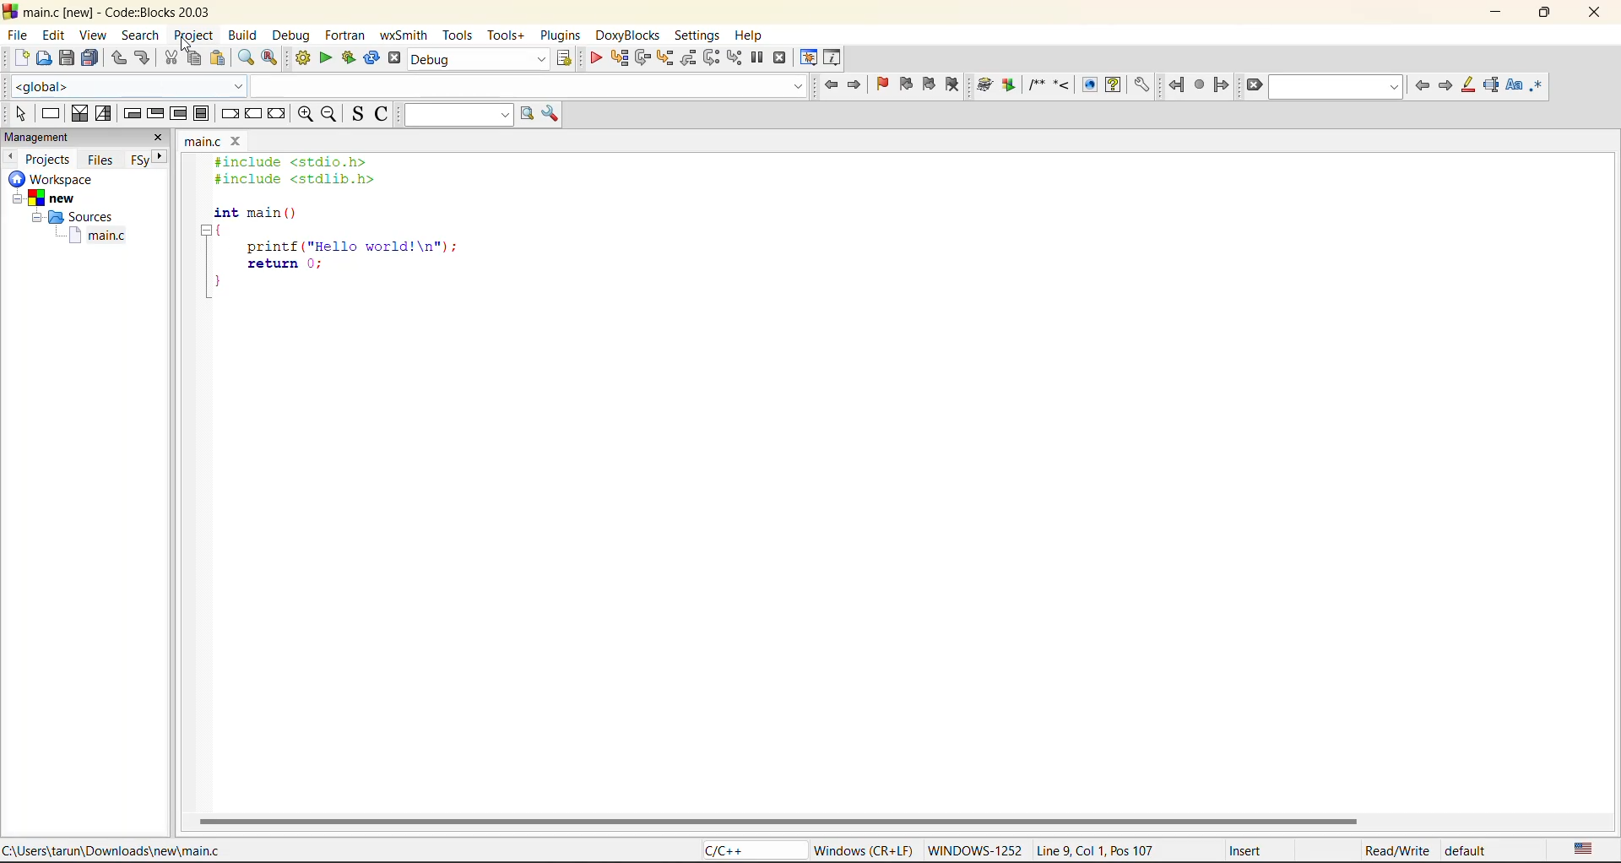 This screenshot has width=1621, height=863. Describe the element at coordinates (50, 159) in the screenshot. I see `projects` at that location.